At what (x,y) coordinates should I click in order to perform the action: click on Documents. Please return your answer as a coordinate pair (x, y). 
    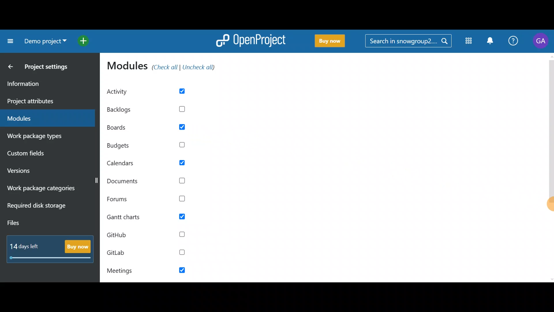
    Looking at the image, I should click on (149, 180).